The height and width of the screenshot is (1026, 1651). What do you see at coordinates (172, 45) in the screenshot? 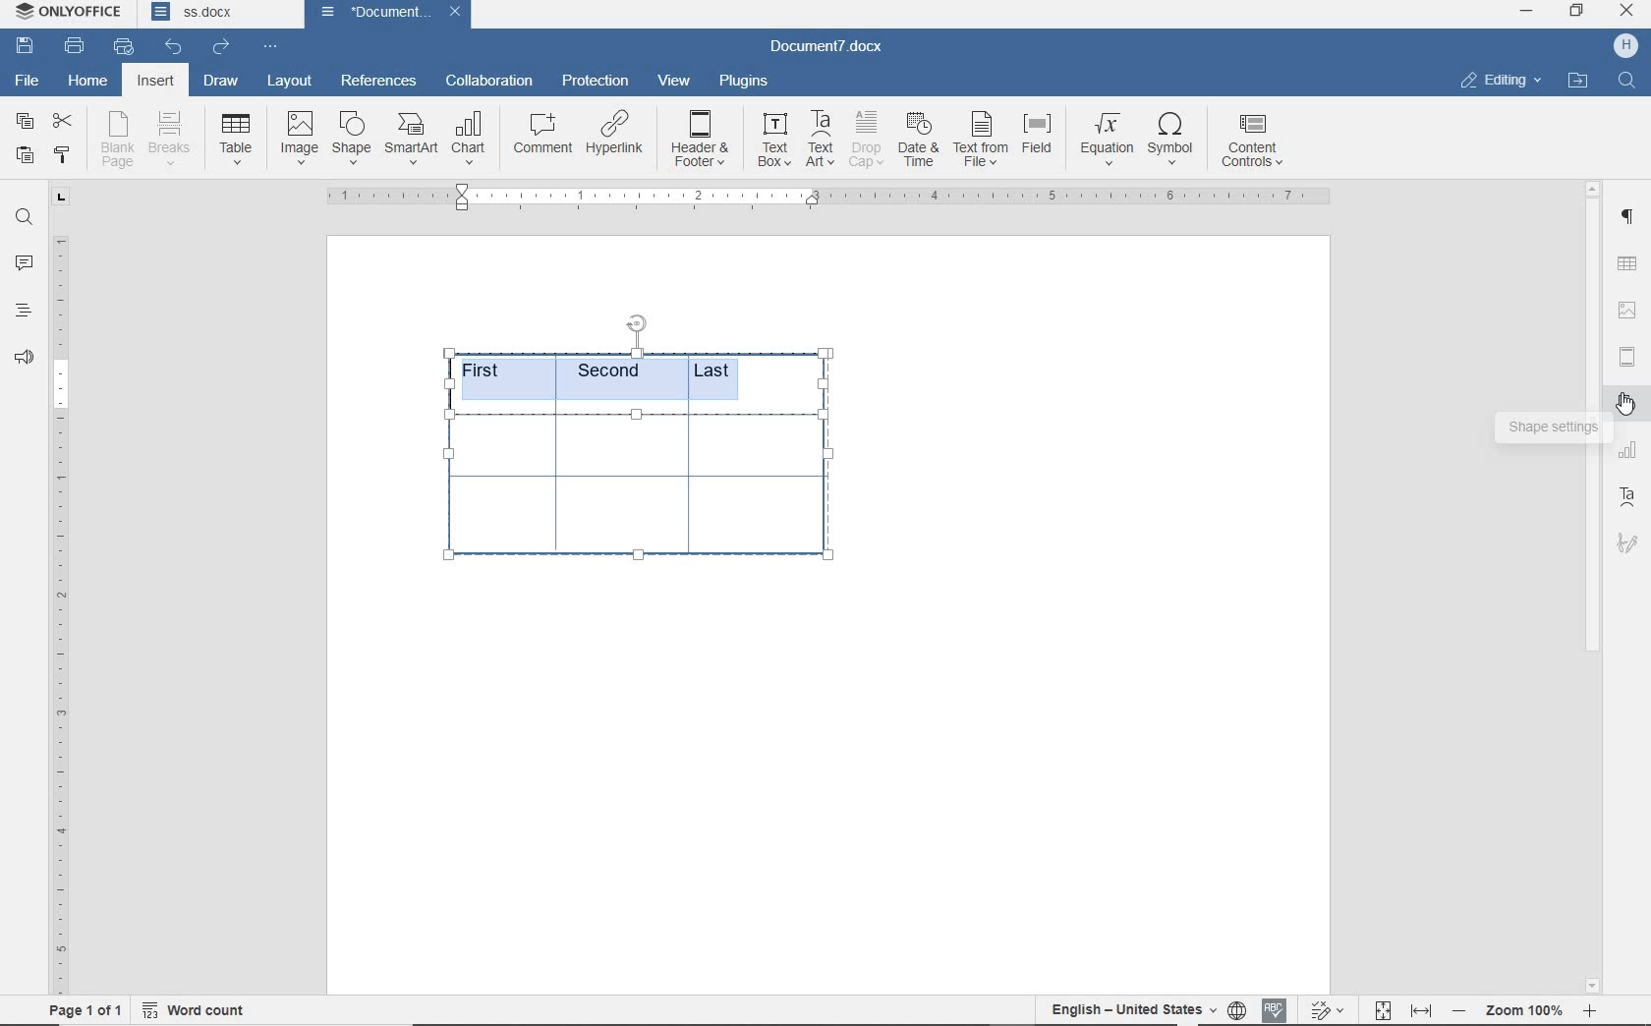
I see `undo` at bounding box center [172, 45].